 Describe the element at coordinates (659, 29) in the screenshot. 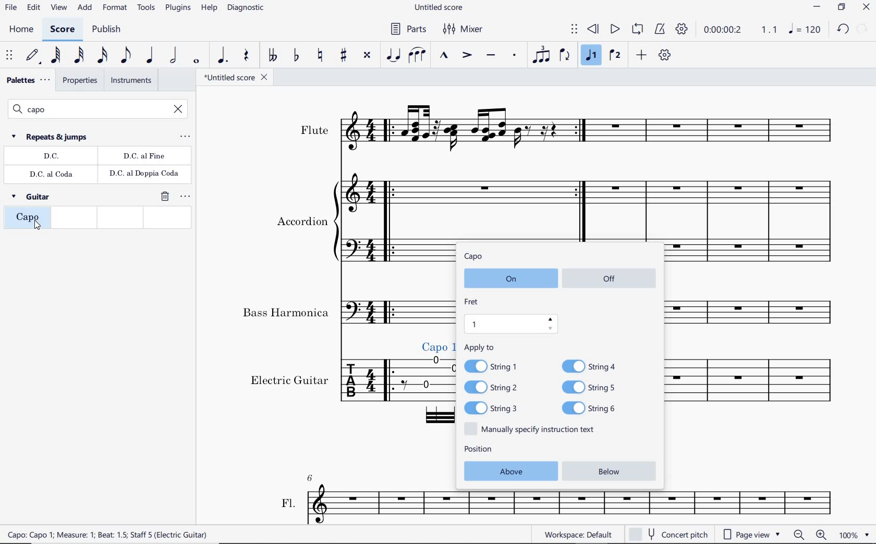

I see `metronome` at that location.